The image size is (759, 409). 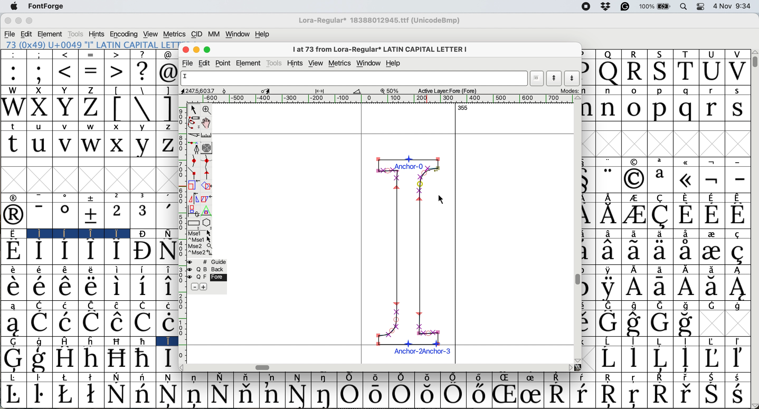 I want to click on Symbol, so click(x=91, y=251).